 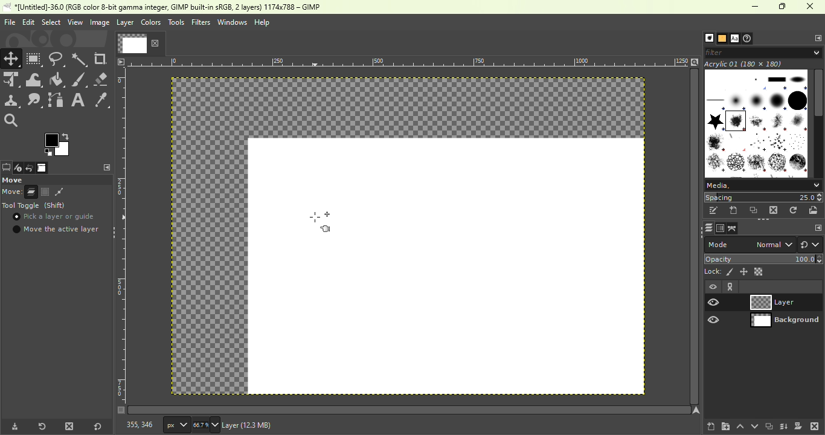 I want to click on untitled -36.0 (rgb color 8-bit gamma integer , gimp built in stgb, 1 layer) 1174x788 - gimp, so click(x=165, y=7).